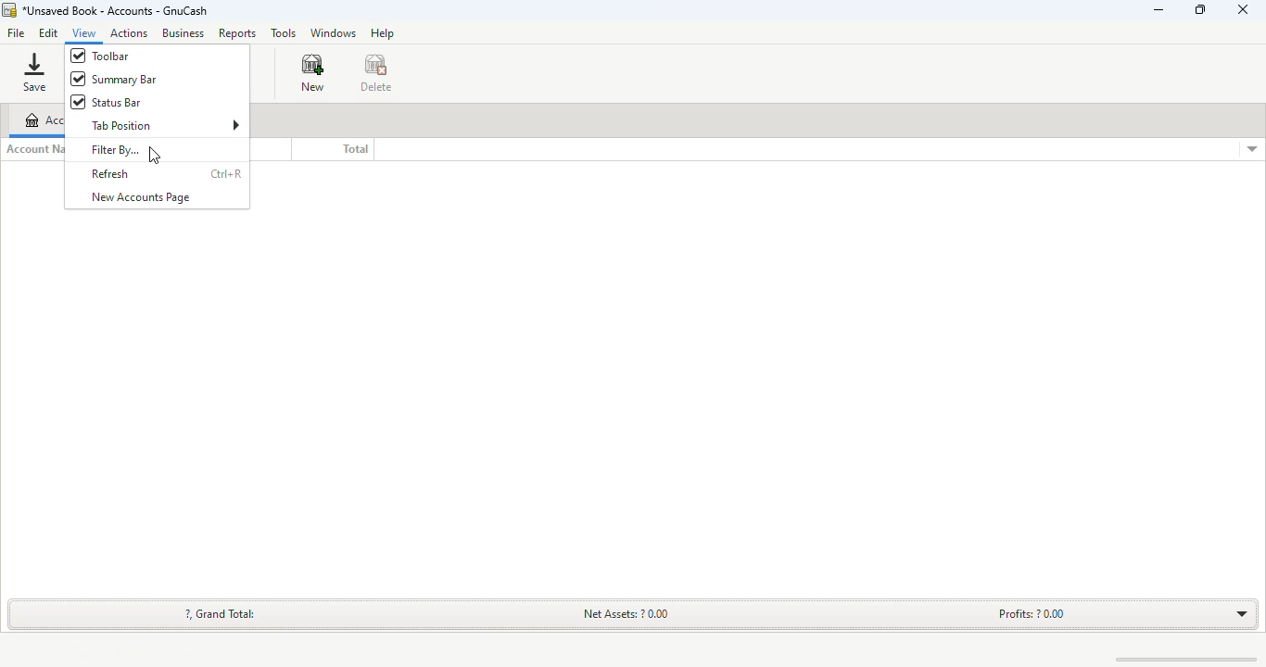  Describe the element at coordinates (115, 10) in the screenshot. I see `title` at that location.